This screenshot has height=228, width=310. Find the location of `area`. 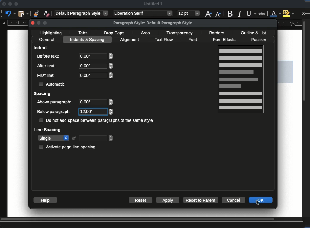

area is located at coordinates (147, 33).